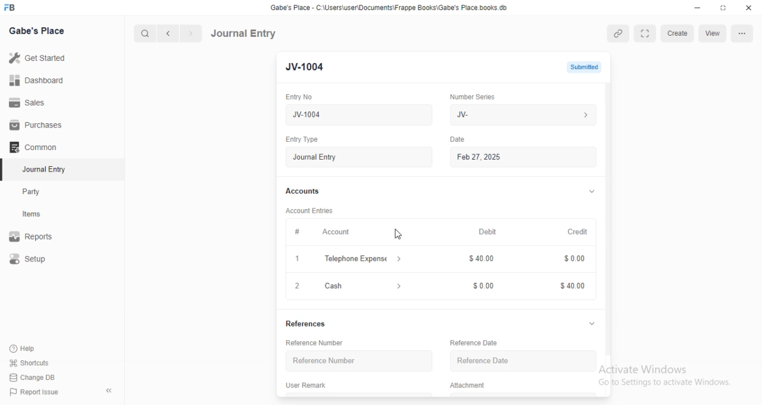  What do you see at coordinates (245, 33) in the screenshot?
I see `Journal Entry` at bounding box center [245, 33].